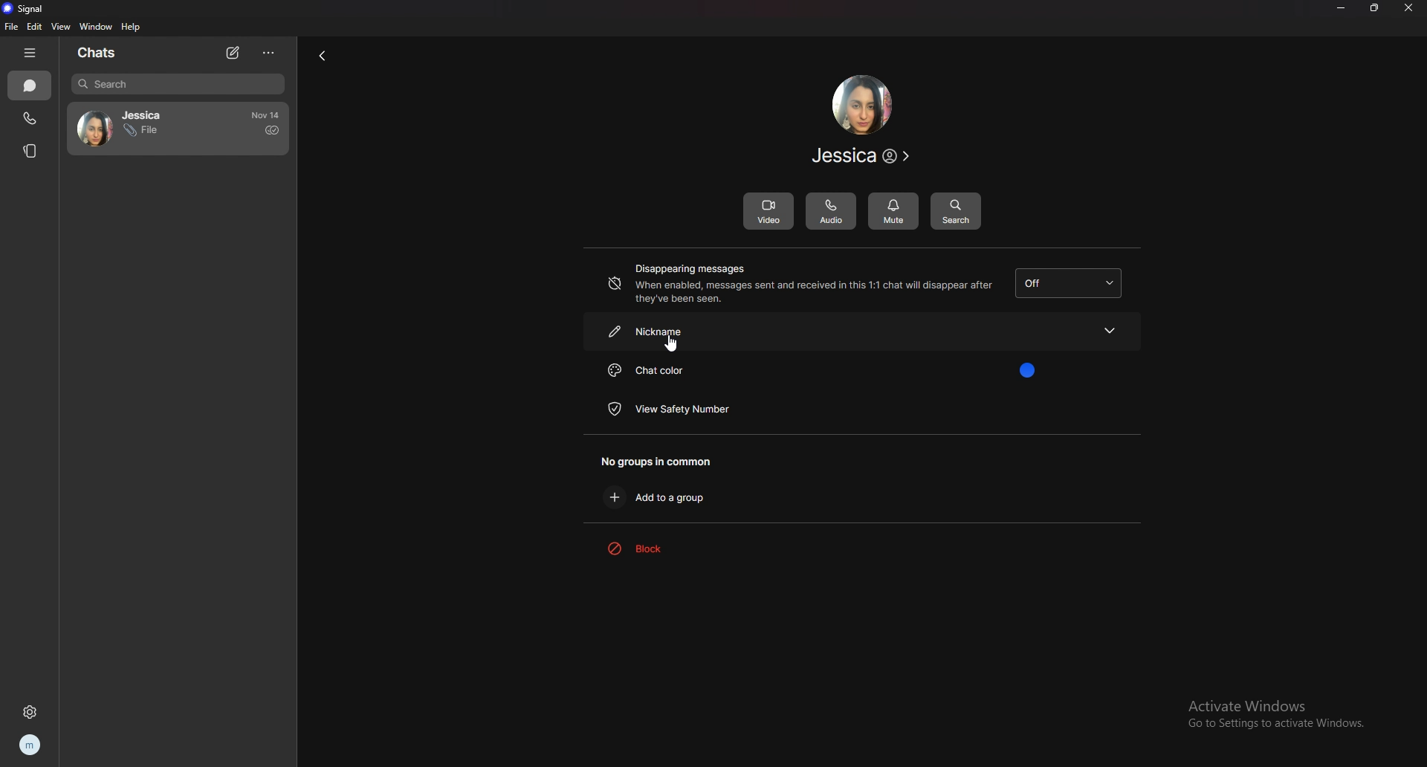 The height and width of the screenshot is (767, 1427). What do you see at coordinates (36, 745) in the screenshot?
I see `profile` at bounding box center [36, 745].